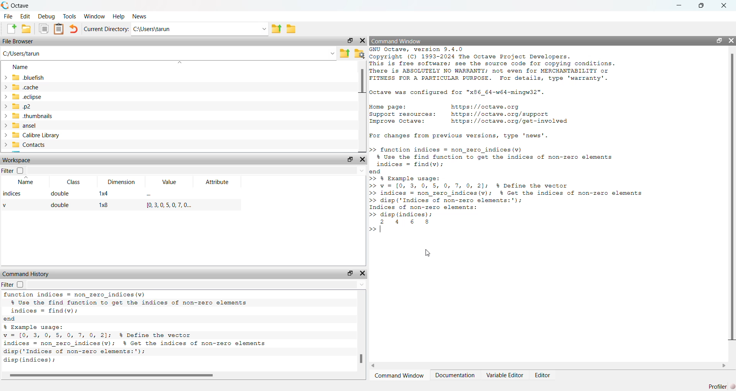  What do you see at coordinates (399, 376) in the screenshot?
I see `Command Window` at bounding box center [399, 376].